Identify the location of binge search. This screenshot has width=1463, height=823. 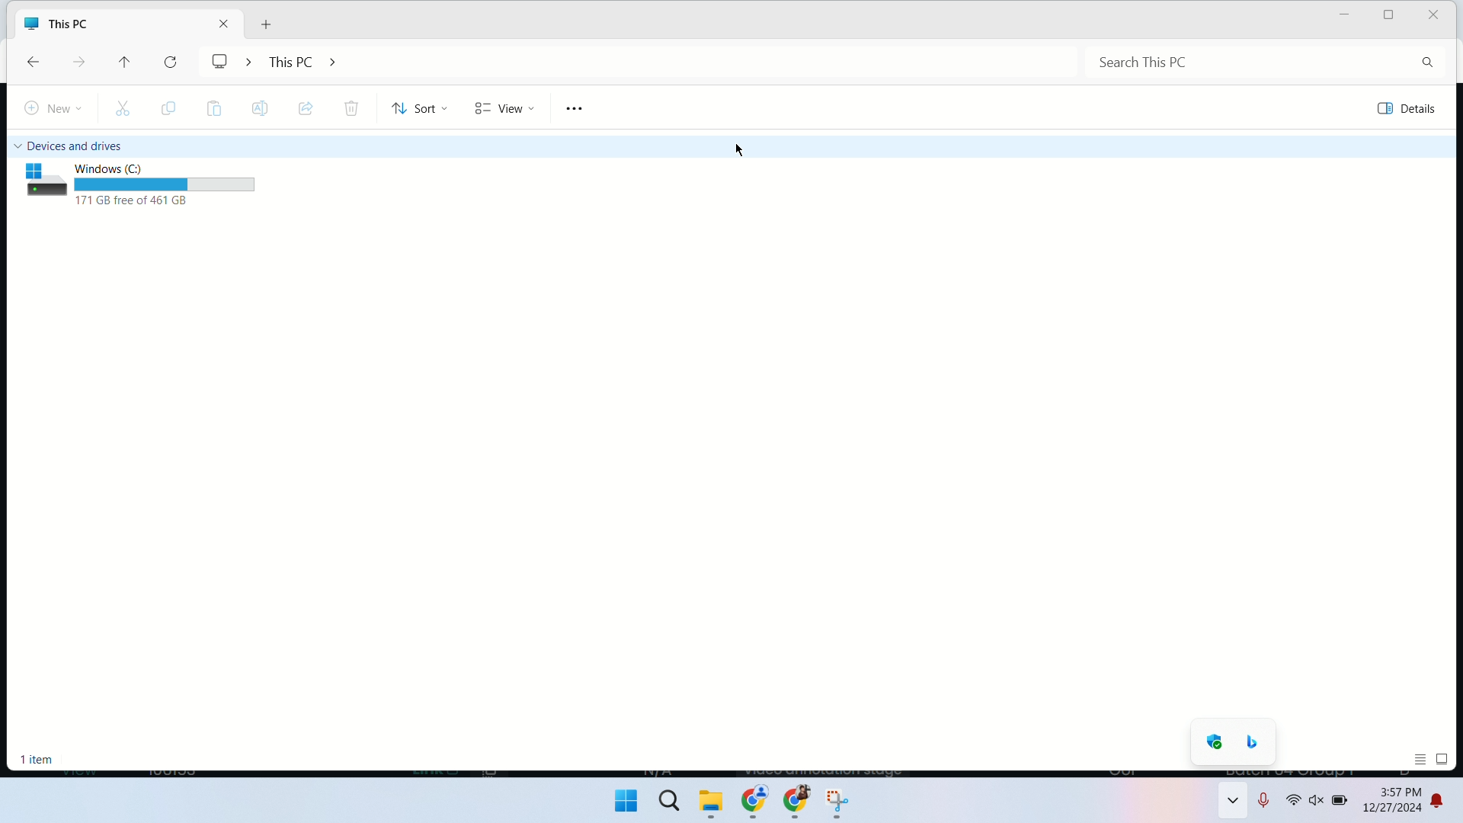
(1255, 742).